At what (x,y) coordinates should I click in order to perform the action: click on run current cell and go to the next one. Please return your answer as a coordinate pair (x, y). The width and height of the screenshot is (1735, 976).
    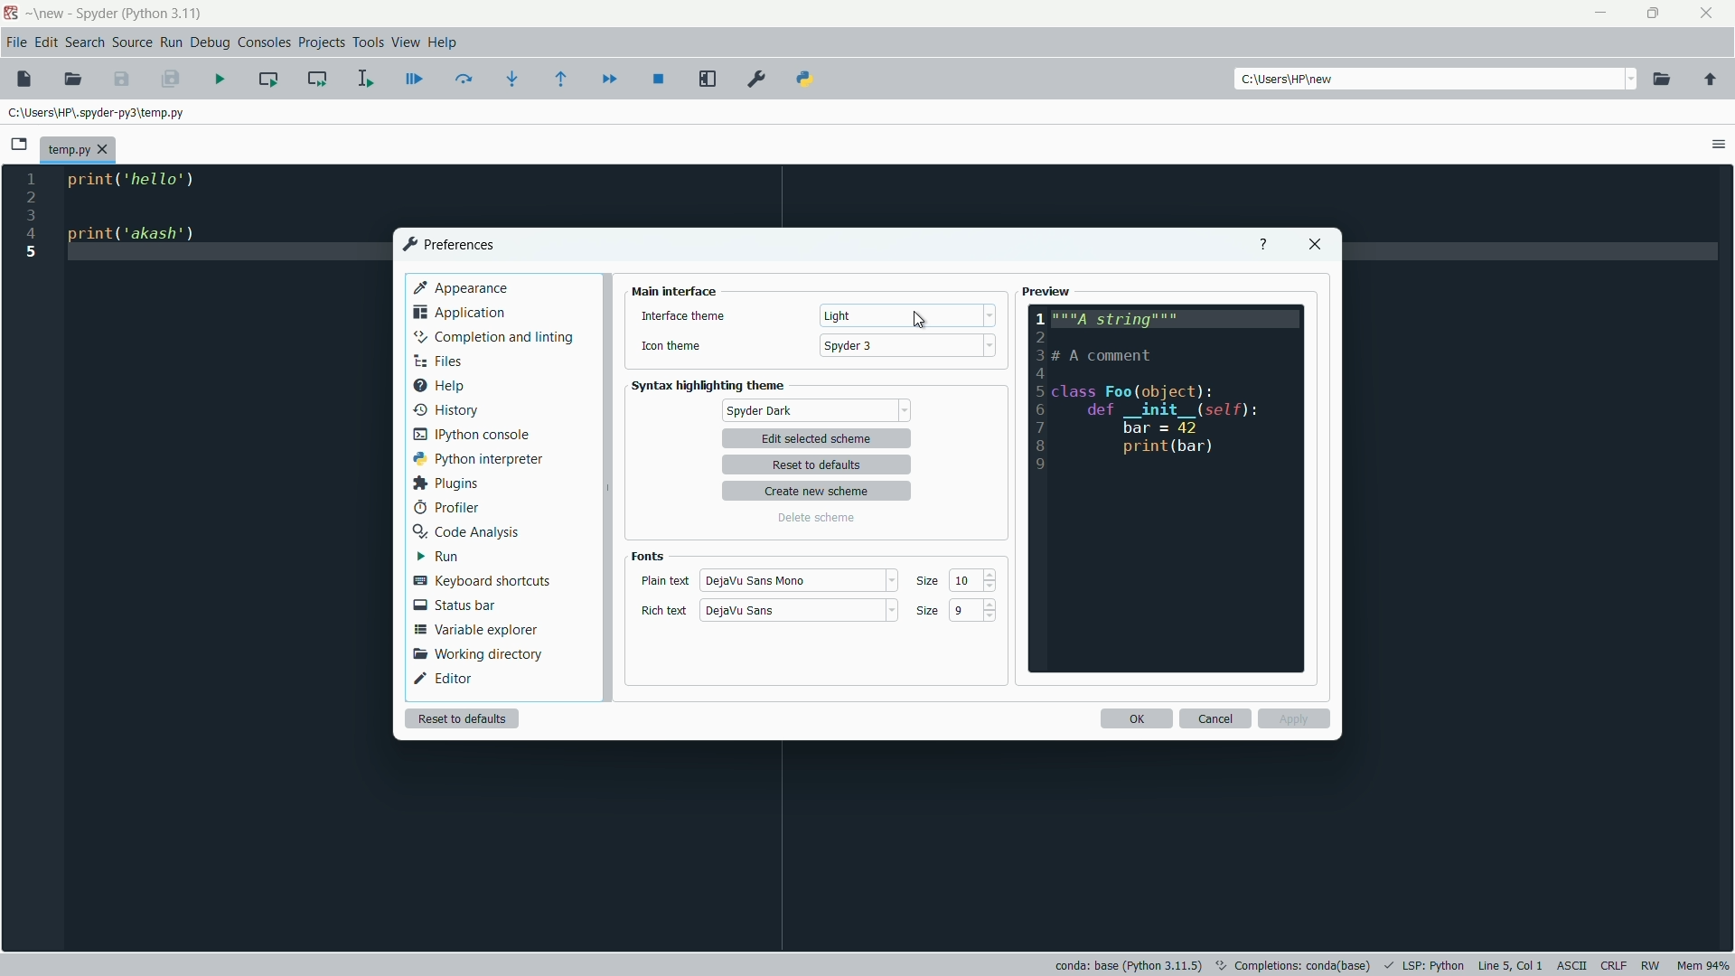
    Looking at the image, I should click on (315, 79).